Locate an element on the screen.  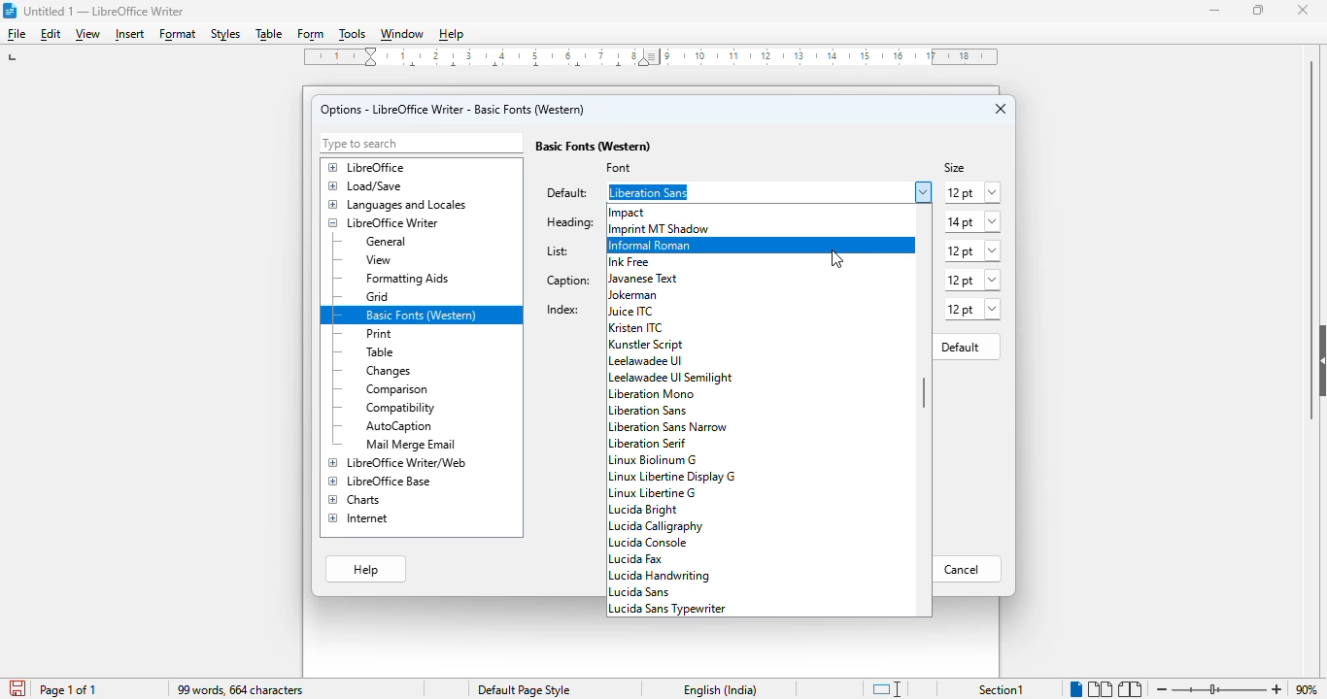
center tab is located at coordinates (624, 69).